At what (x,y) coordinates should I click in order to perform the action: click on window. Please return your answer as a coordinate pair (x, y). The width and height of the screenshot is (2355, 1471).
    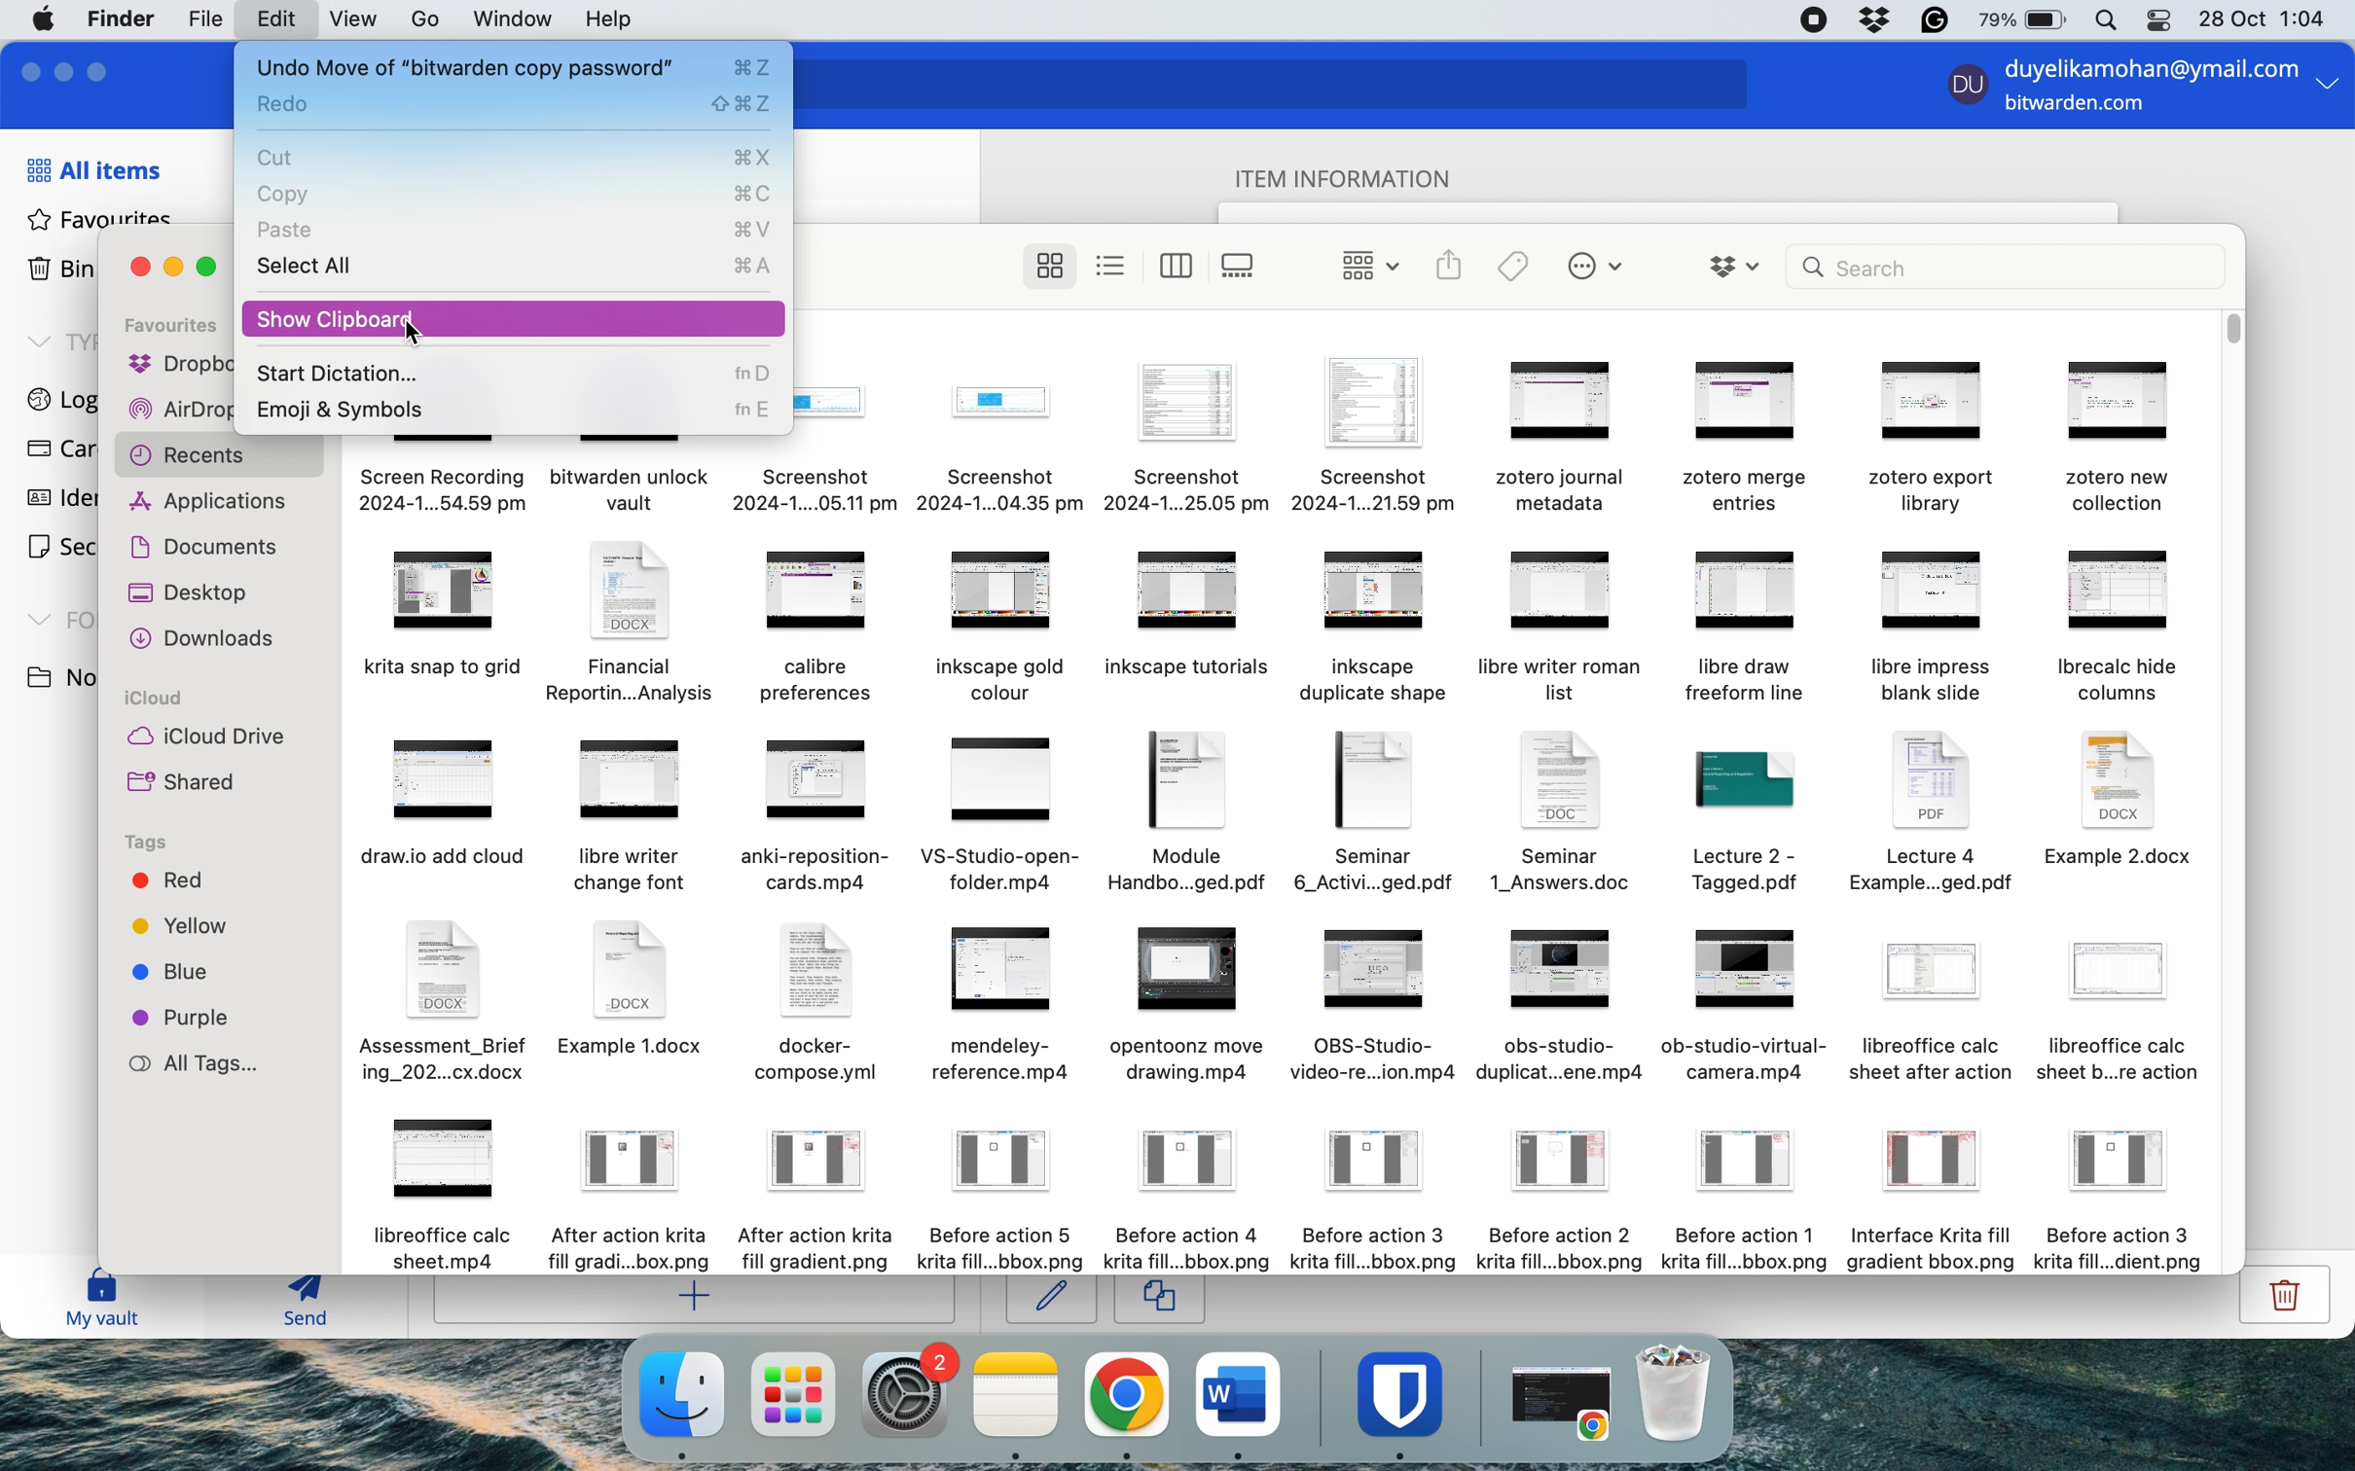
    Looking at the image, I should click on (512, 20).